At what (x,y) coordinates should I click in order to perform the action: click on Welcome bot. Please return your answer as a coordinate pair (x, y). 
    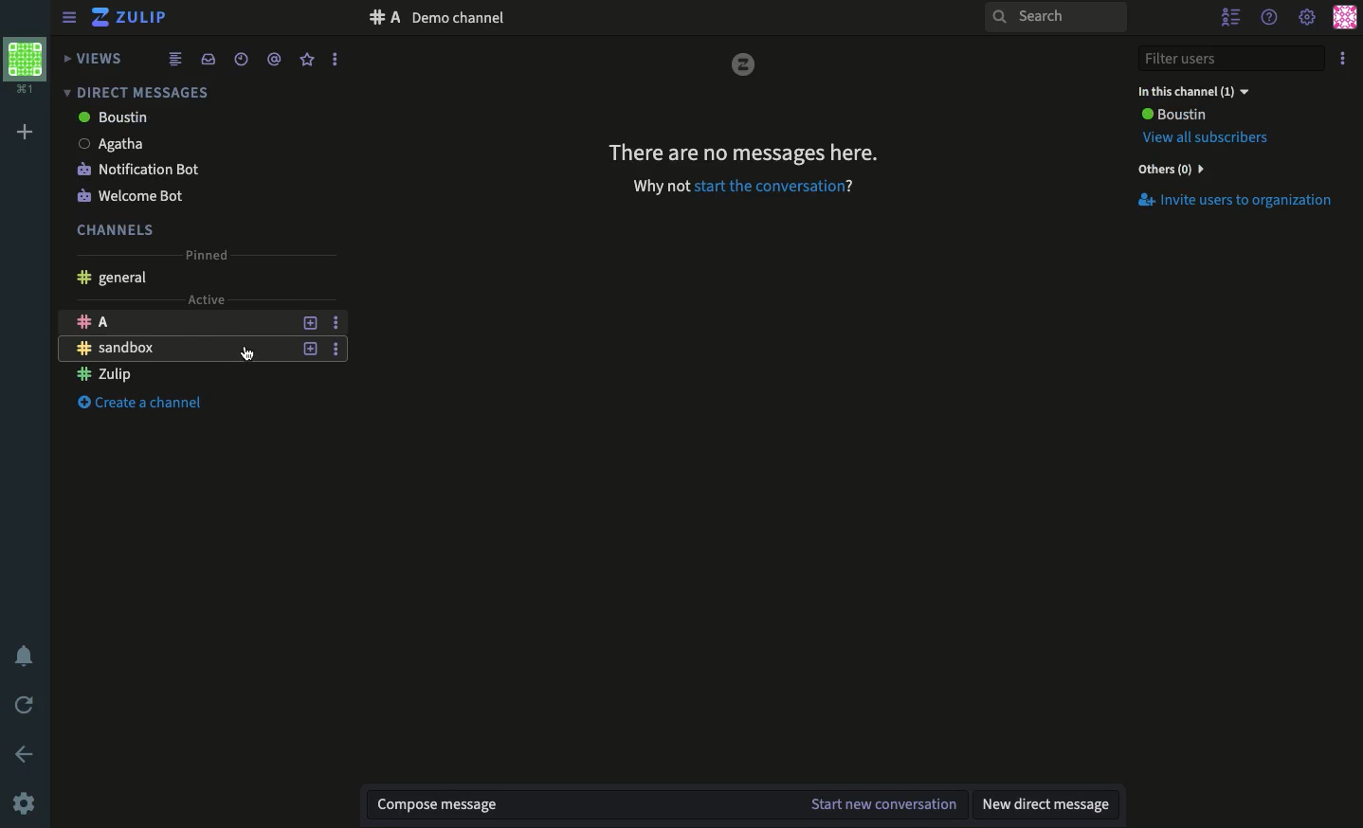
    Looking at the image, I should click on (179, 194).